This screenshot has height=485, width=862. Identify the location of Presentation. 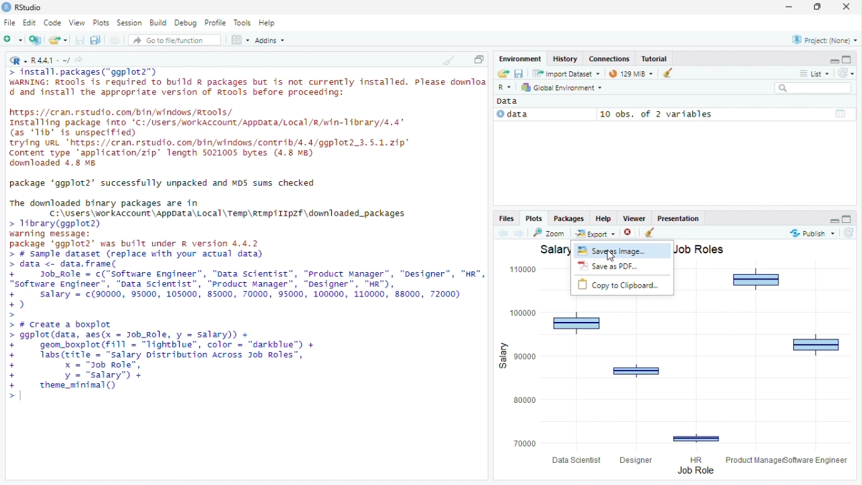
(678, 218).